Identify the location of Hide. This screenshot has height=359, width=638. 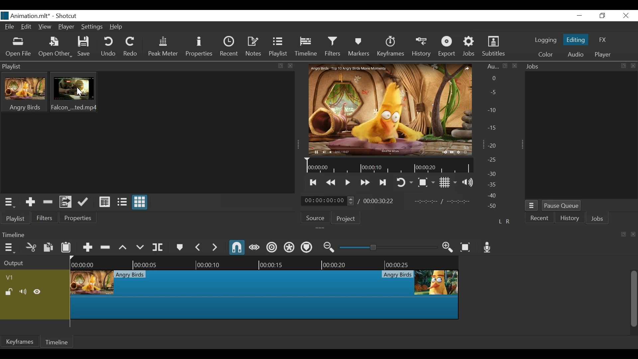
(38, 292).